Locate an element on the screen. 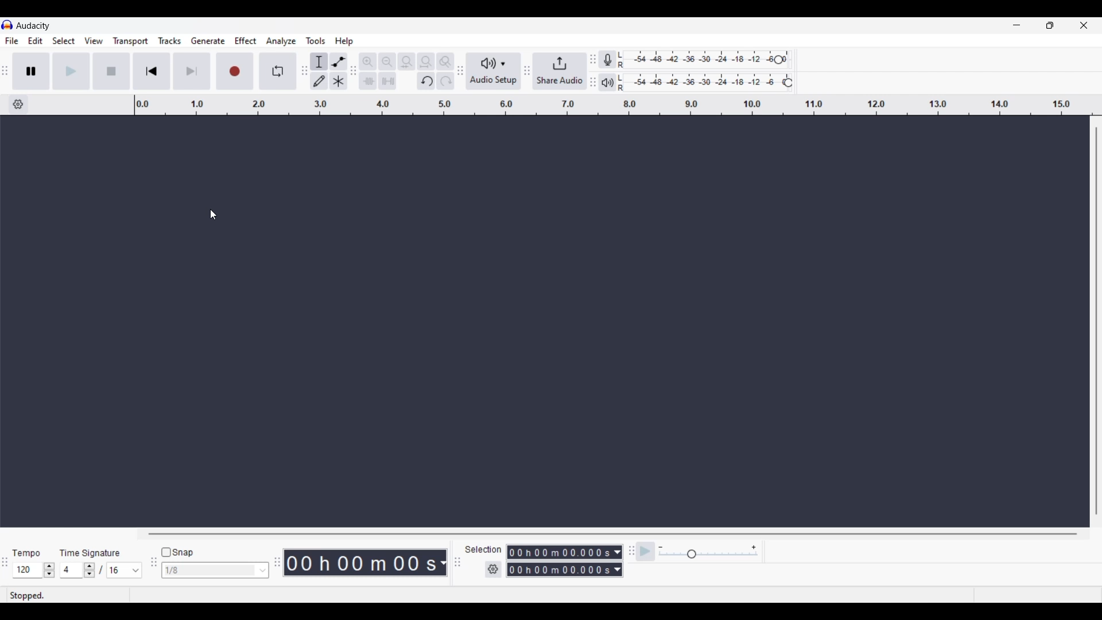 The height and width of the screenshot is (620, 1102). Shows recorded duration is located at coordinates (361, 563).